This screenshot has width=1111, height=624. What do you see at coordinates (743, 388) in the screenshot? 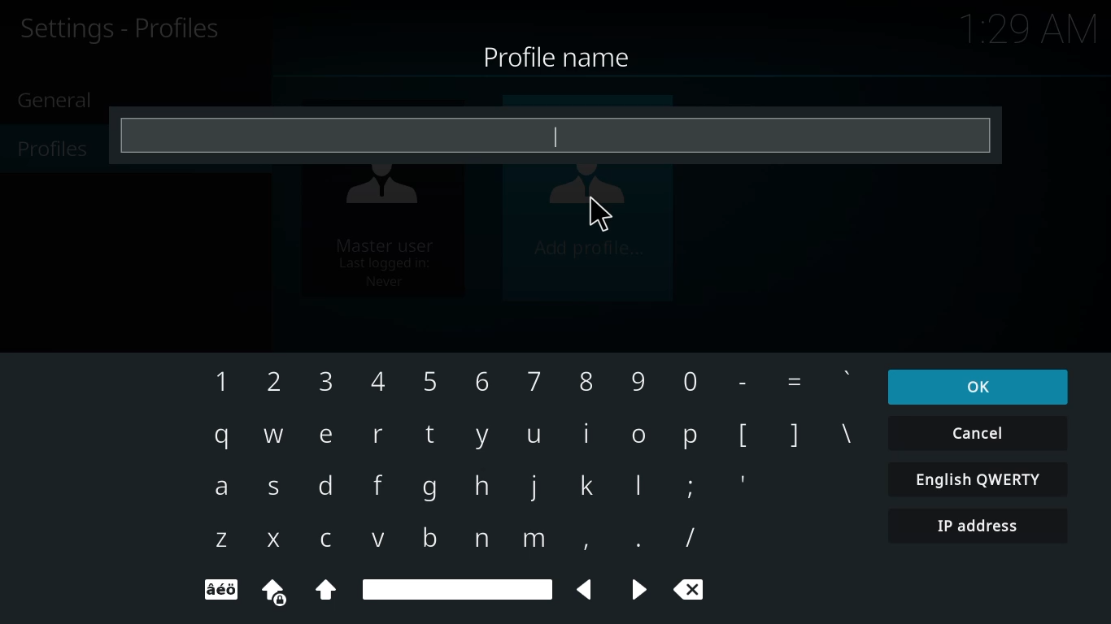
I see `-` at bounding box center [743, 388].